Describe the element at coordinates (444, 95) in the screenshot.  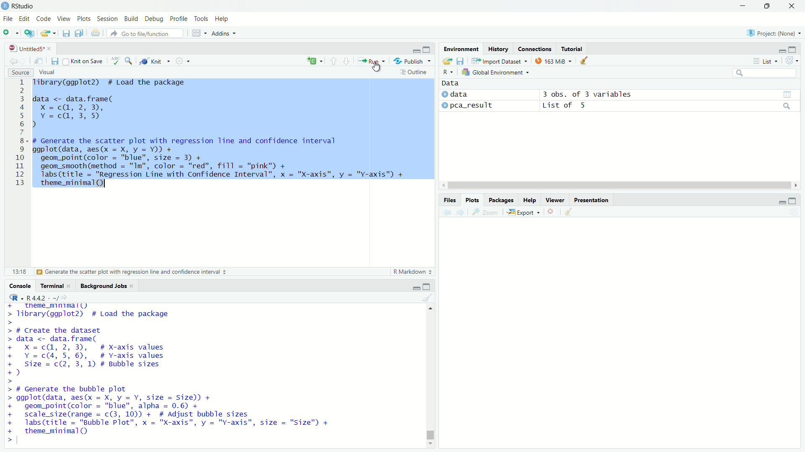
I see `expand/collapse` at that location.